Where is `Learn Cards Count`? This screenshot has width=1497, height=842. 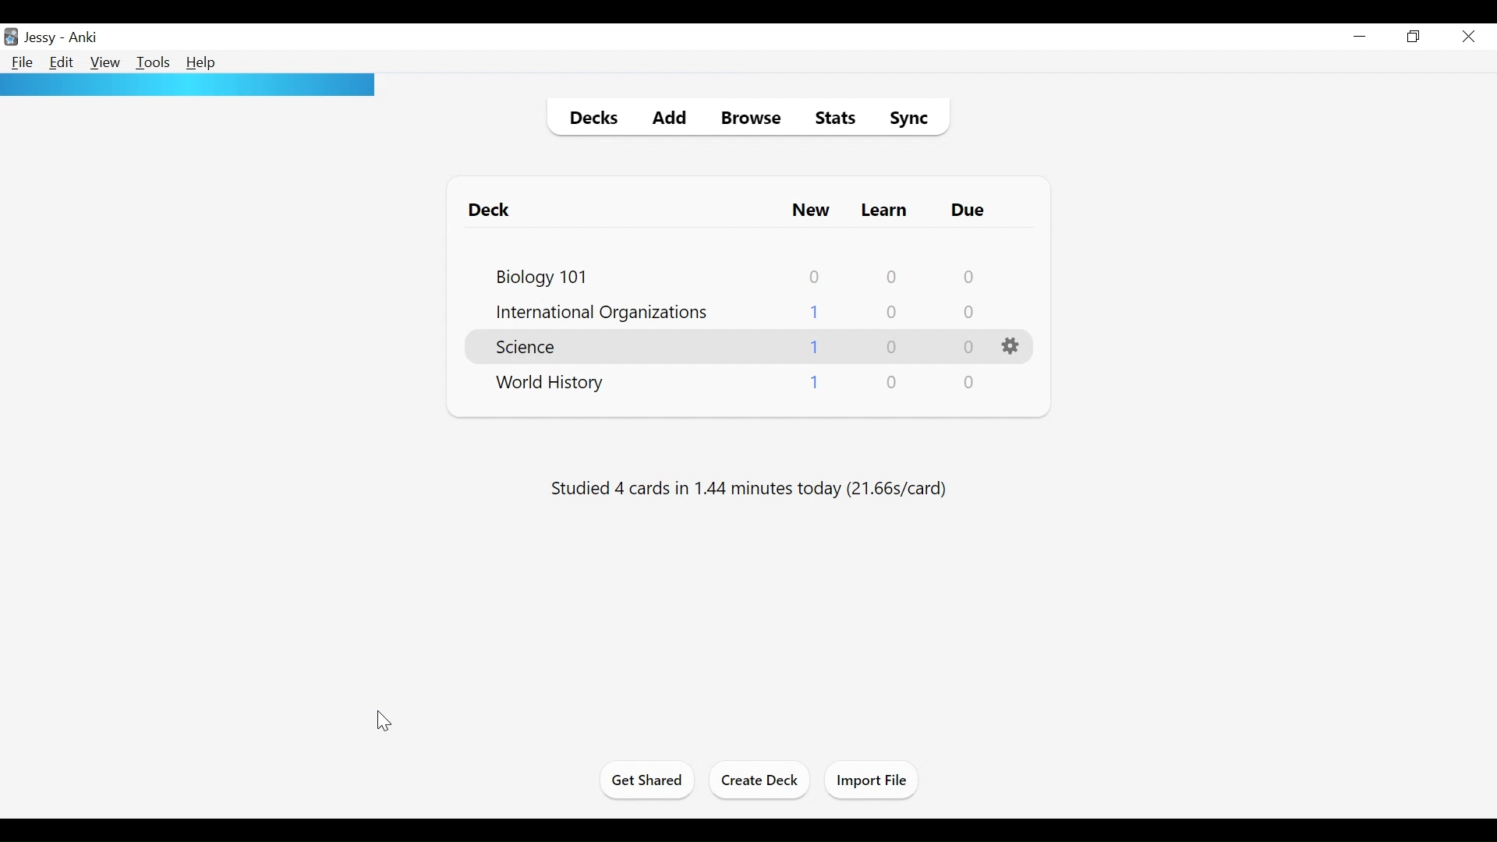
Learn Cards Count is located at coordinates (892, 313).